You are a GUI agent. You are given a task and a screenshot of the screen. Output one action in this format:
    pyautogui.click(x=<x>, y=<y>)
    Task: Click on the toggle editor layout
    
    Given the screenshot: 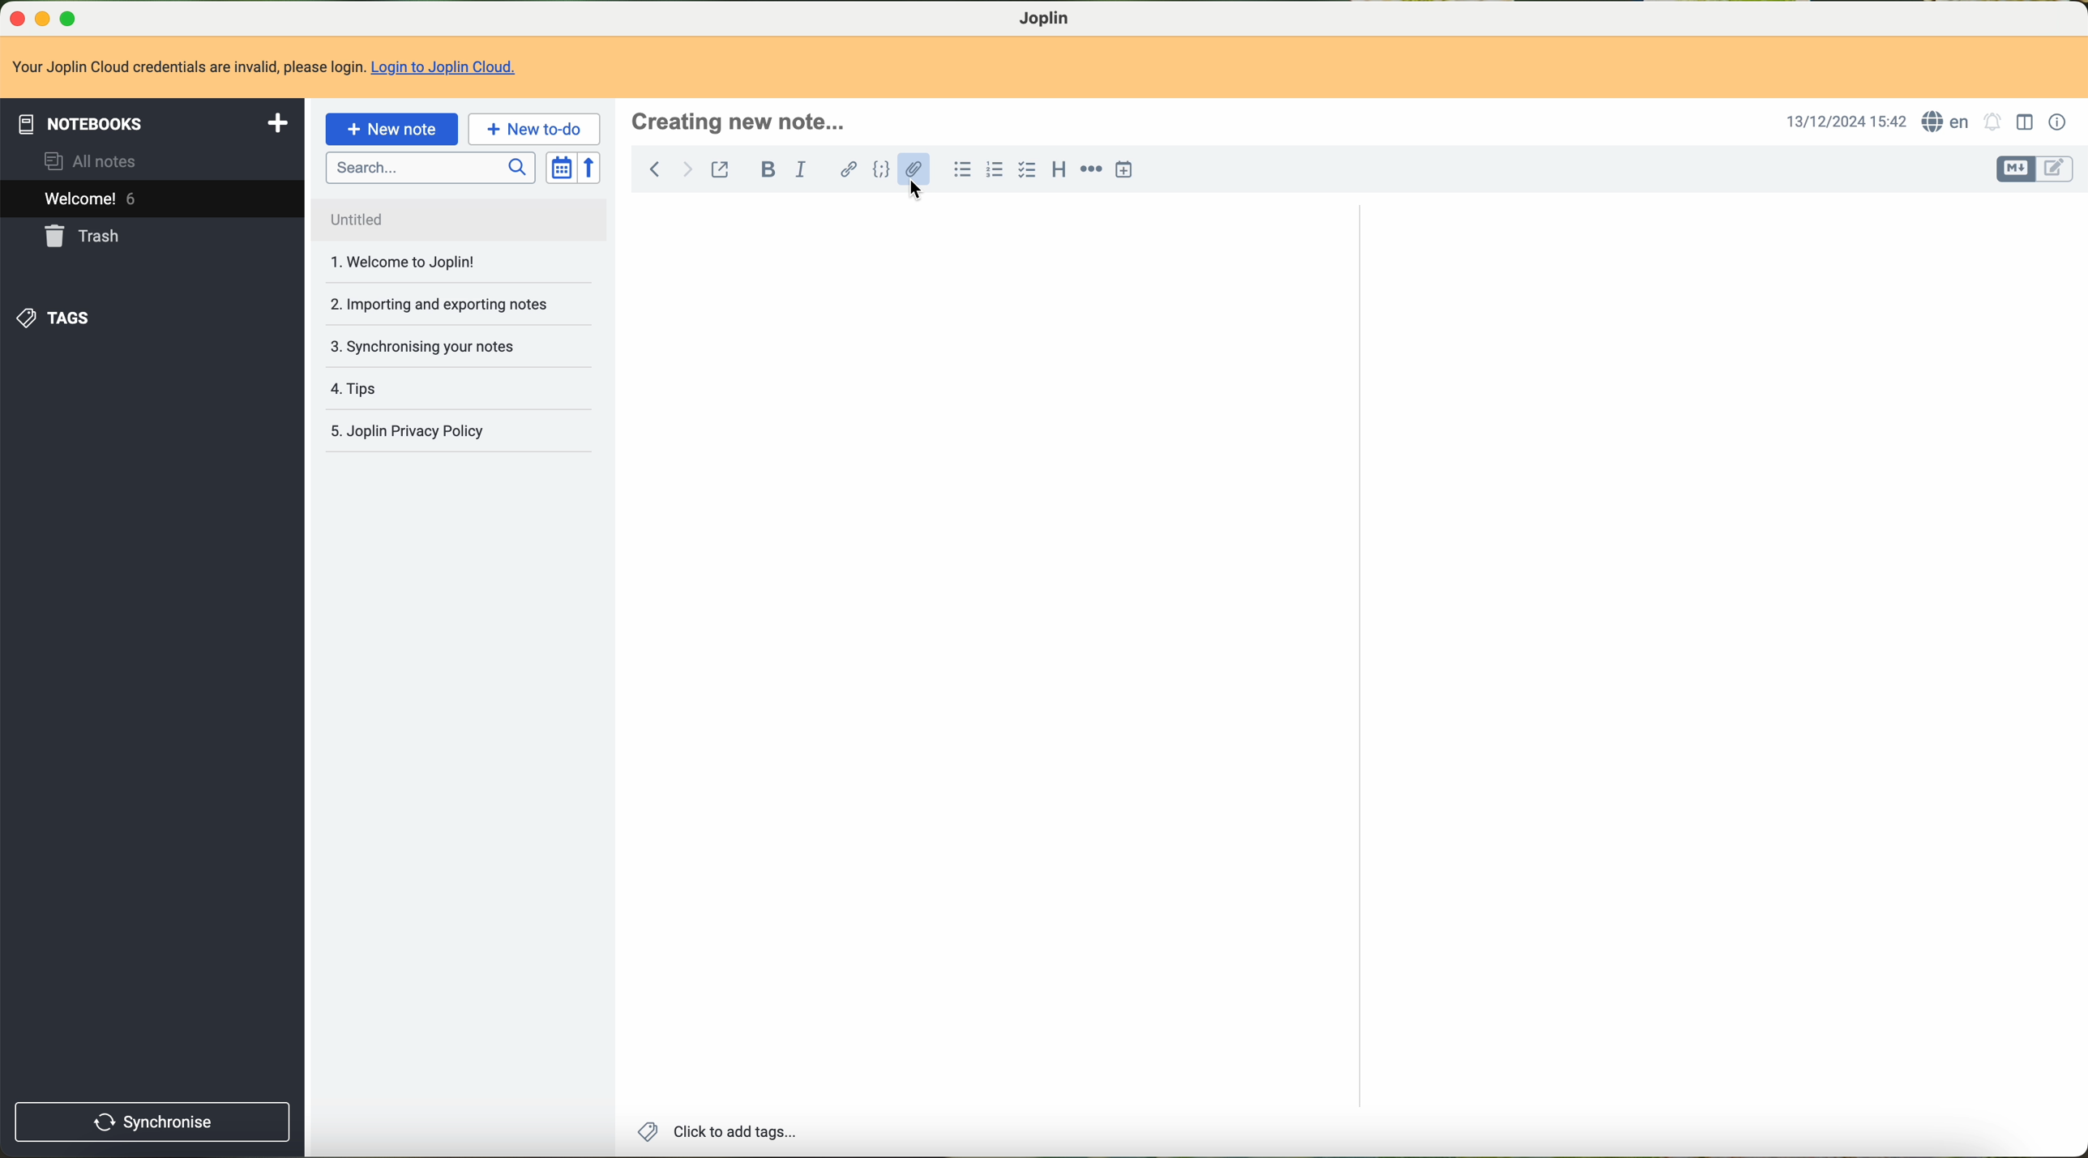 What is the action you would take?
    pyautogui.click(x=2026, y=123)
    